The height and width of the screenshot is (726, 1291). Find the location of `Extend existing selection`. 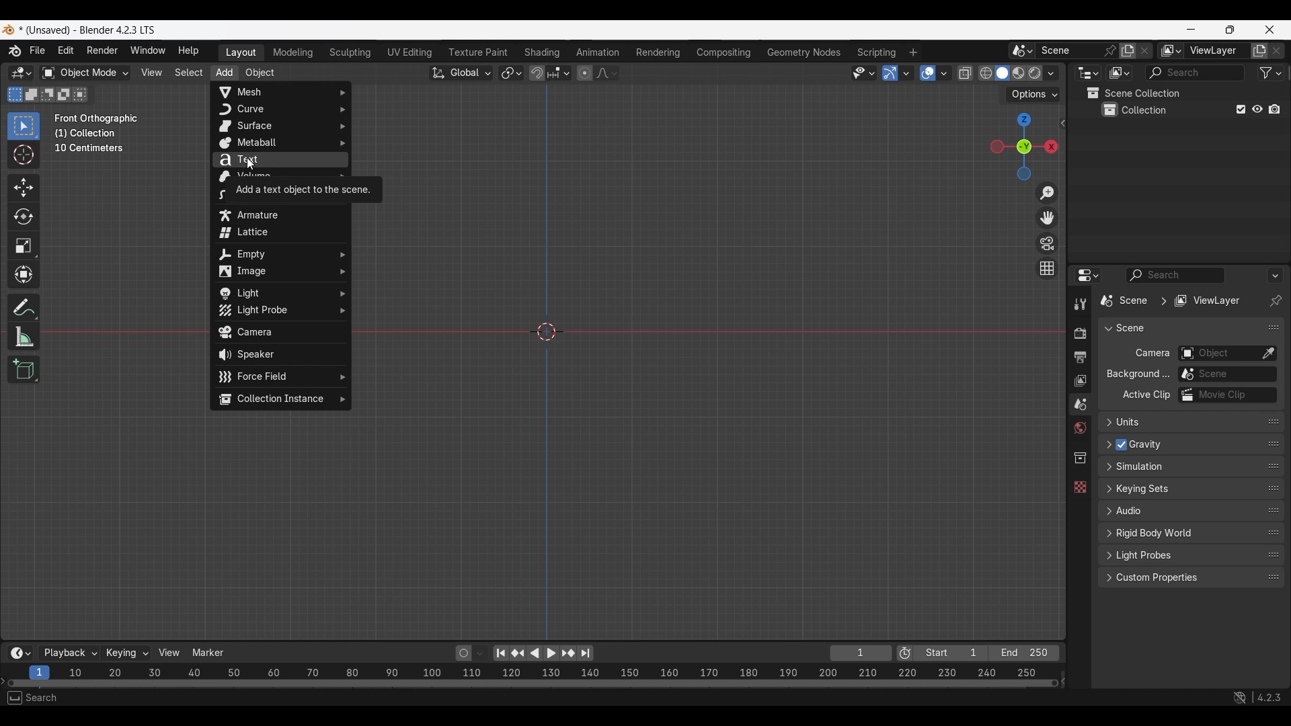

Extend existing selection is located at coordinates (32, 95).